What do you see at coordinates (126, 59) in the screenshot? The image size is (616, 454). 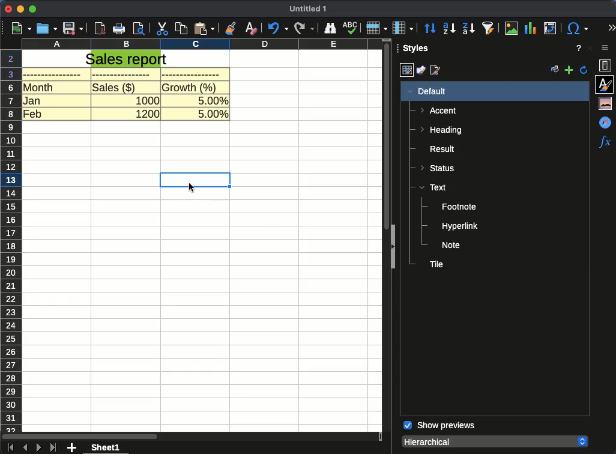 I see `Sales report - title style` at bounding box center [126, 59].